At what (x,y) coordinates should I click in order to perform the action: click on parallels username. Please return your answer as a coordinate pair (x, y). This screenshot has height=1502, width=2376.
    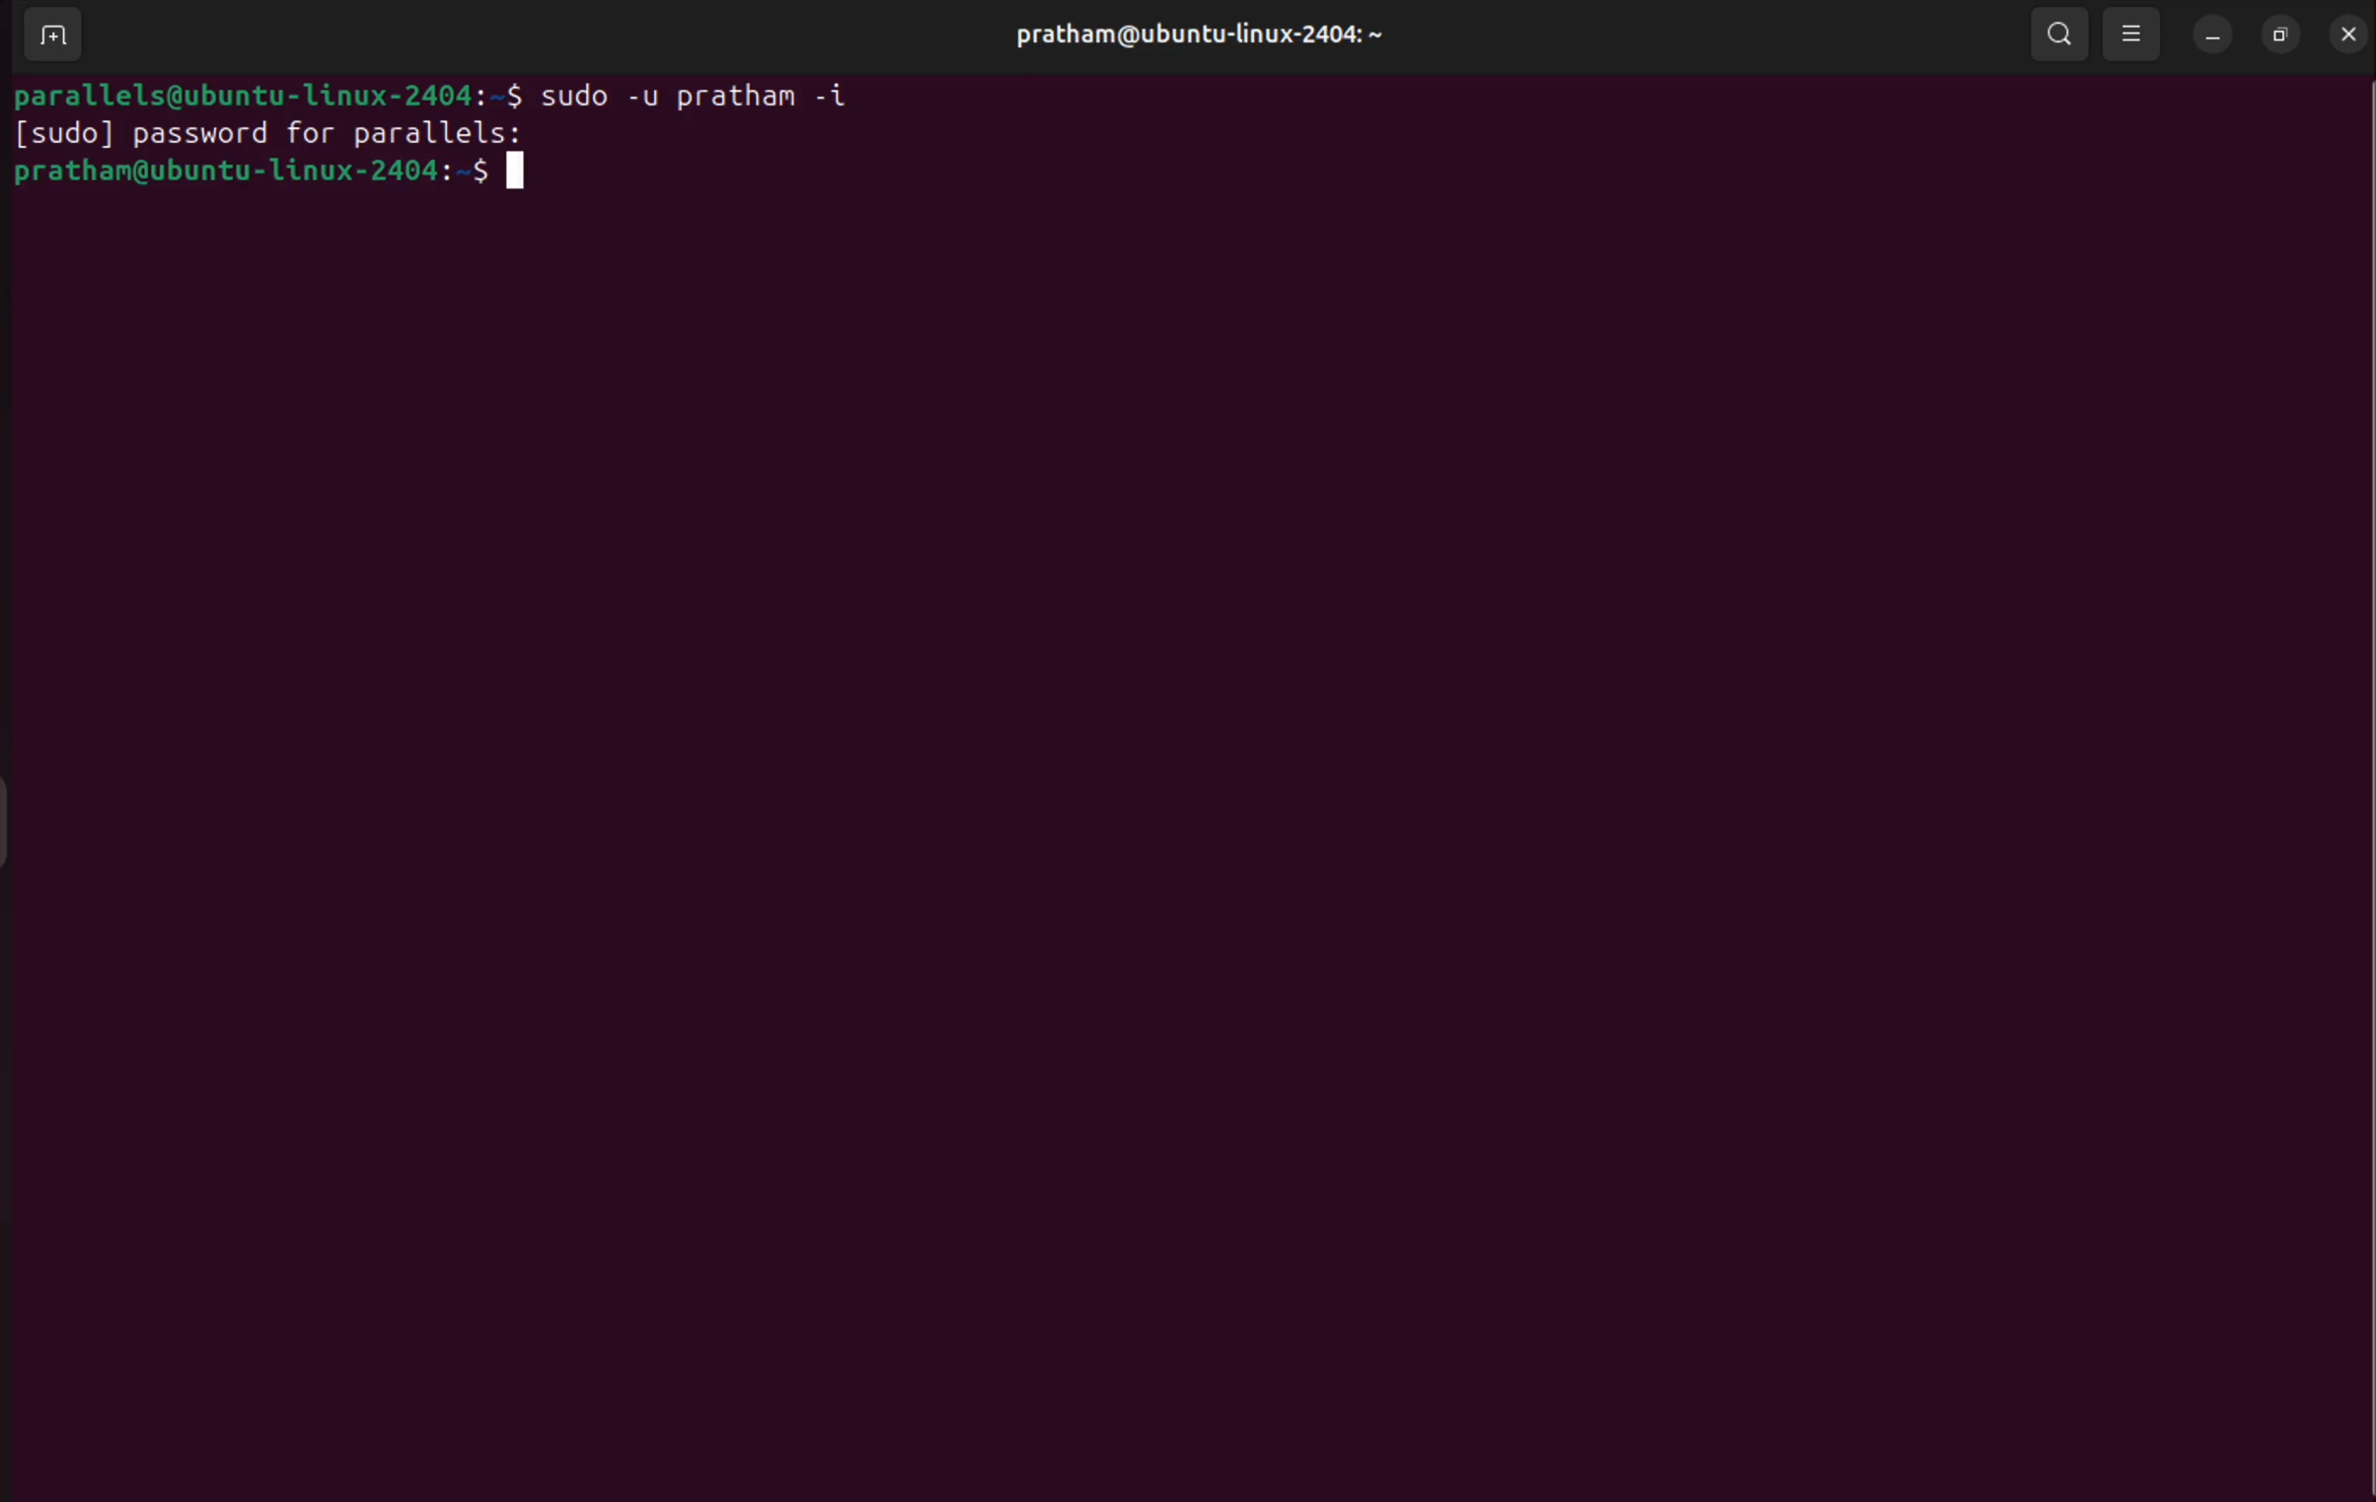
    Looking at the image, I should click on (1196, 36).